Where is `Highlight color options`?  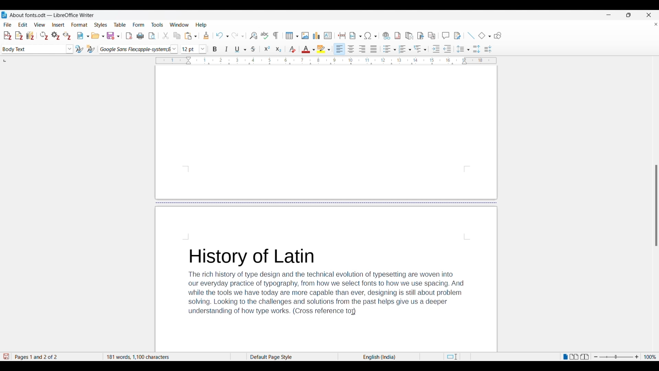
Highlight color options is located at coordinates (323, 49).